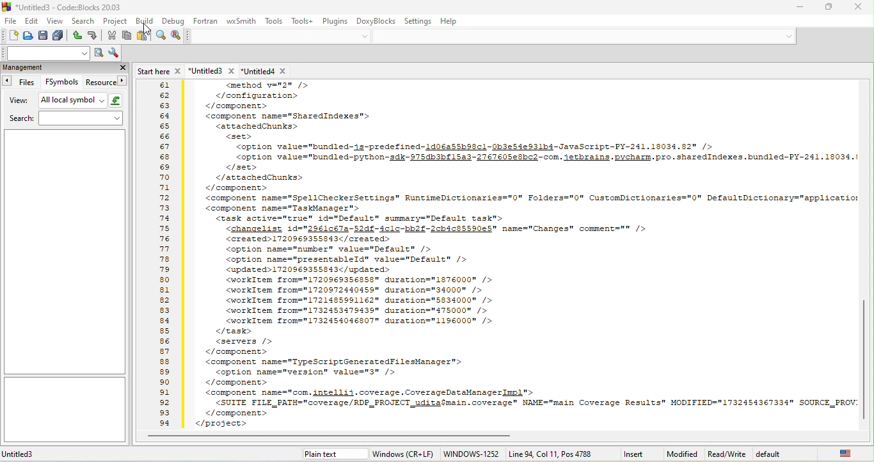 This screenshot has width=874, height=462. Describe the element at coordinates (800, 8) in the screenshot. I see `minimize` at that location.